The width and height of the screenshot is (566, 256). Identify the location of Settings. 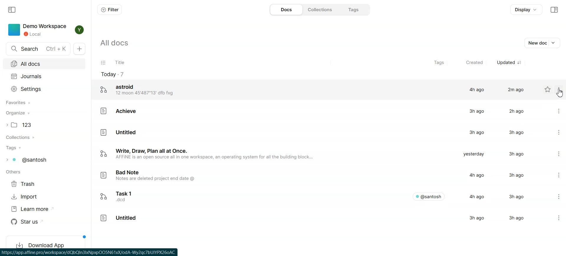
(554, 195).